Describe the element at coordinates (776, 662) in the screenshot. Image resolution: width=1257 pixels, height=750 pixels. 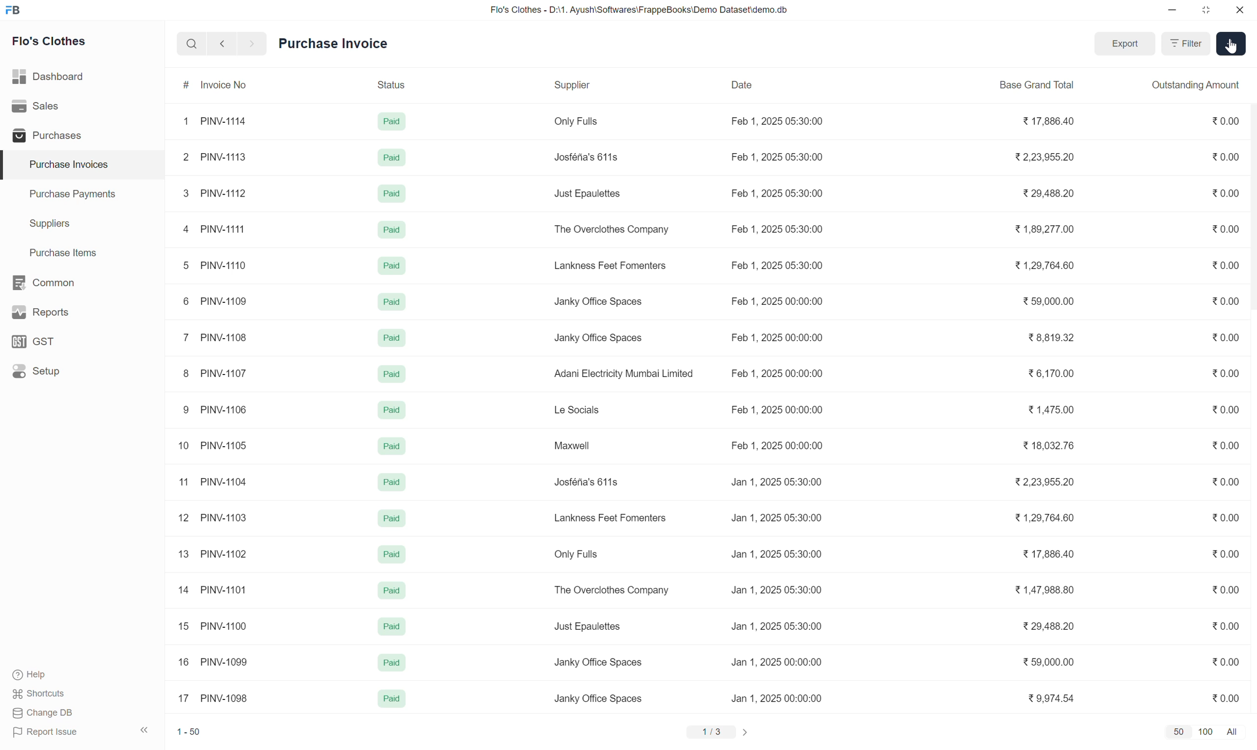
I see `Jan 1, 2025 00:00:00` at that location.